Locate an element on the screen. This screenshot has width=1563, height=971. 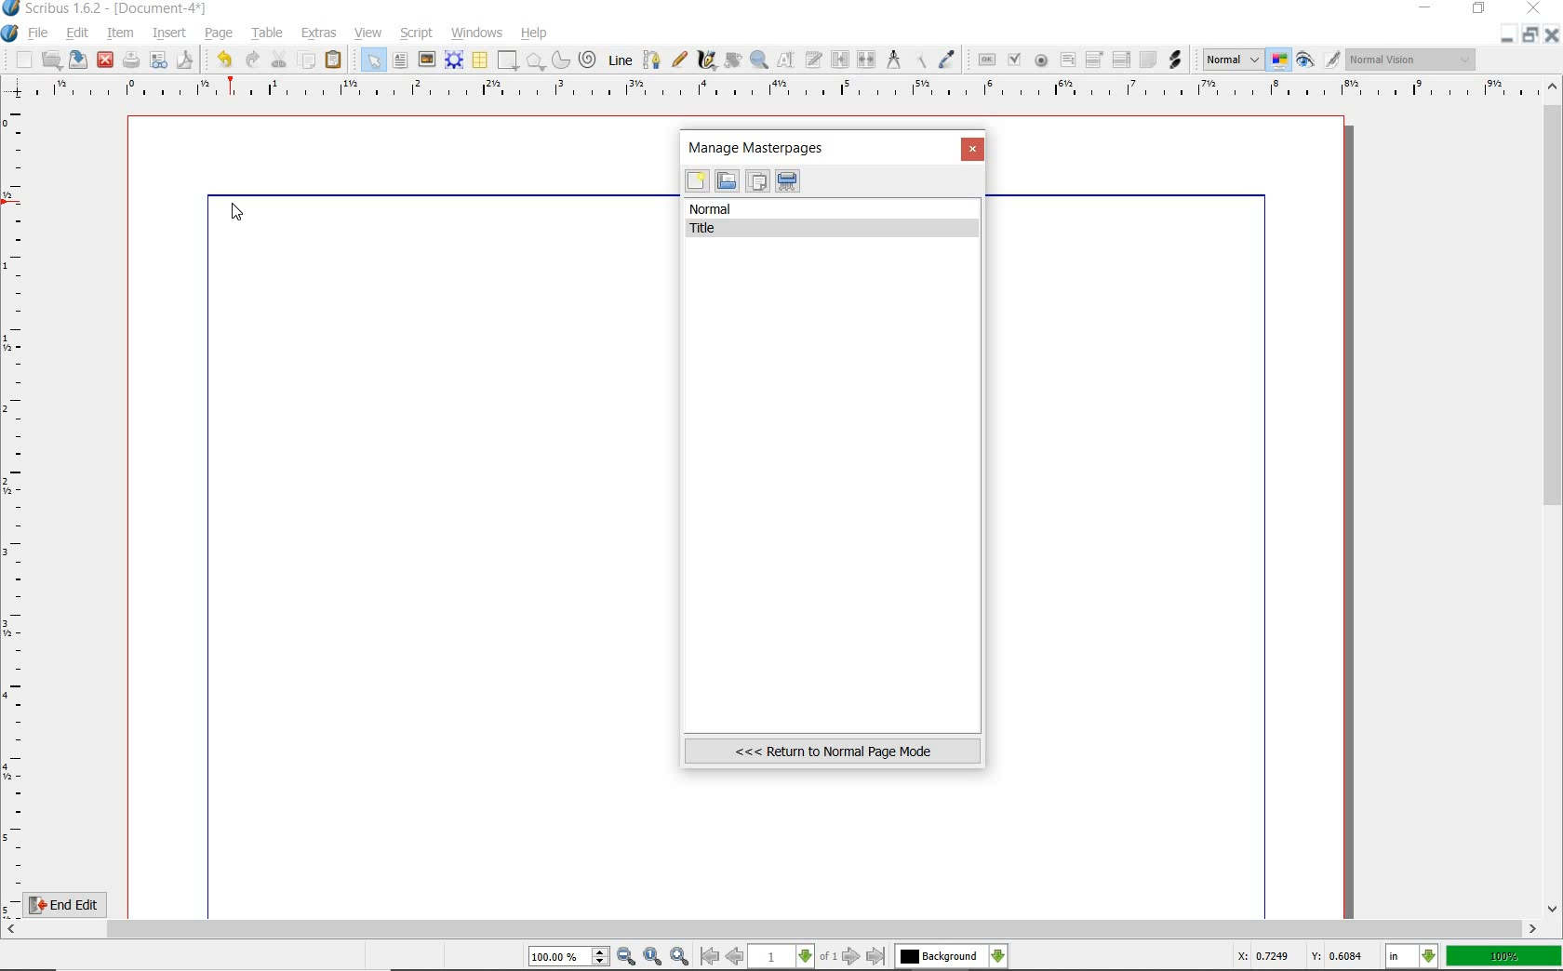
manage masterpages is located at coordinates (762, 147).